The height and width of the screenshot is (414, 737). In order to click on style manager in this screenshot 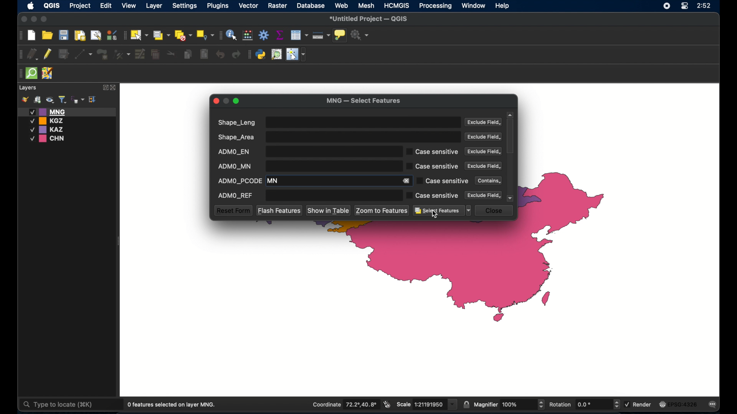, I will do `click(112, 34)`.